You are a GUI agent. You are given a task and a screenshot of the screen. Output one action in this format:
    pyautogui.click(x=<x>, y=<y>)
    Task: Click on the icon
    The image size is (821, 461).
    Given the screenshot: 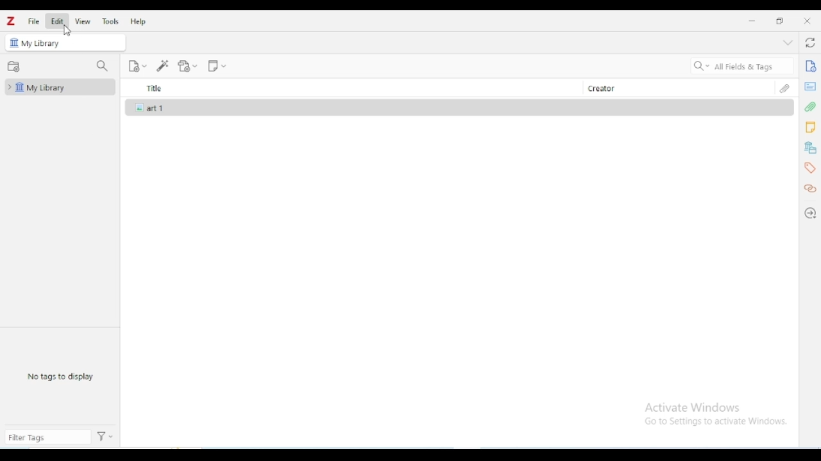 What is the action you would take?
    pyautogui.click(x=140, y=108)
    